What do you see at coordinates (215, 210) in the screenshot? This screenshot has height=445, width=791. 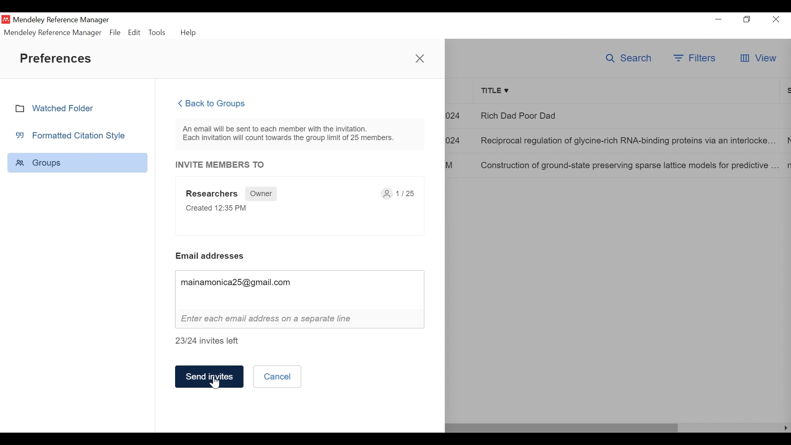 I see `Created 12:35 PM` at bounding box center [215, 210].